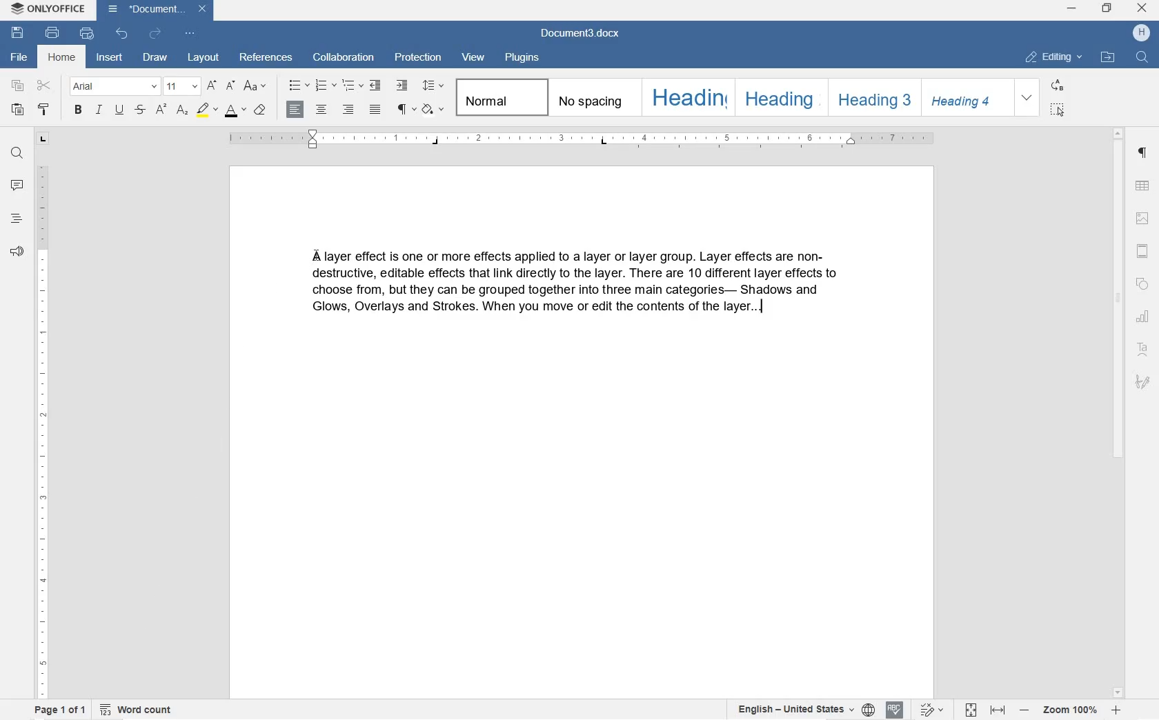 The image size is (1159, 720). Describe the element at coordinates (1071, 9) in the screenshot. I see `MINIMIZE` at that location.